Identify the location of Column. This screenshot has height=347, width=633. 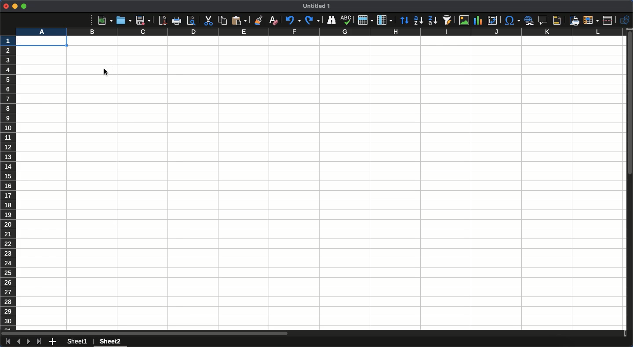
(386, 20).